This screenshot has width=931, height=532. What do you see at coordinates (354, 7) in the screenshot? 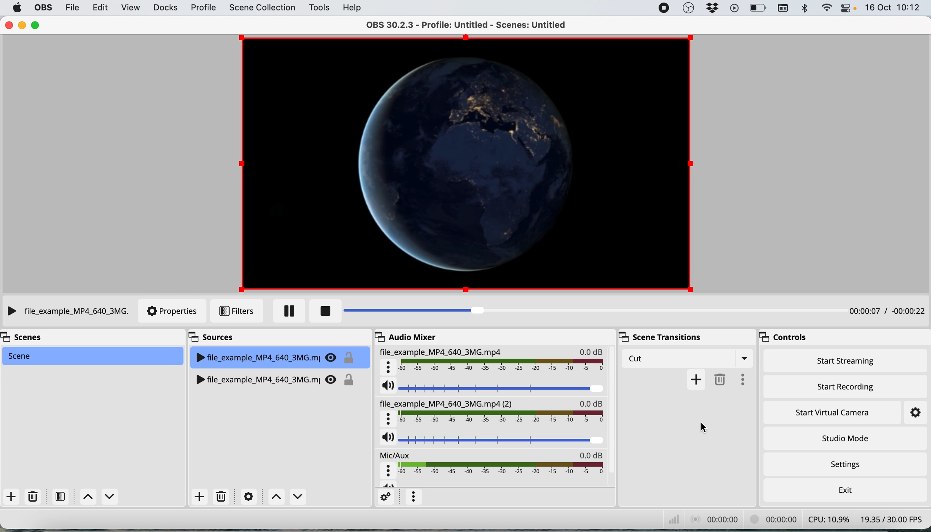
I see `help` at bounding box center [354, 7].